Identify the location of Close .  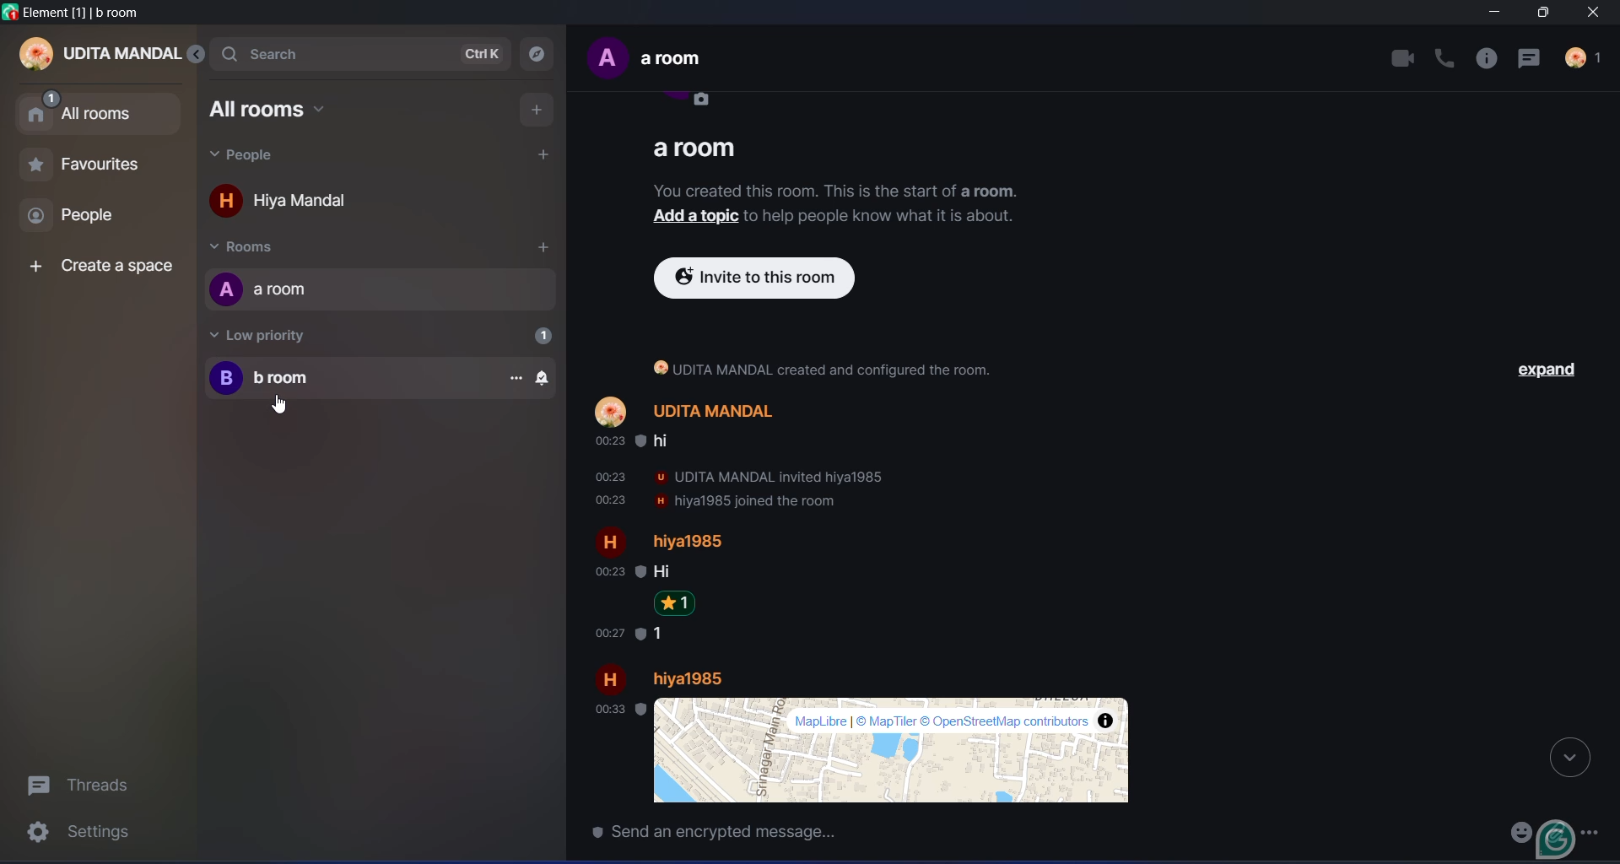
(1598, 13).